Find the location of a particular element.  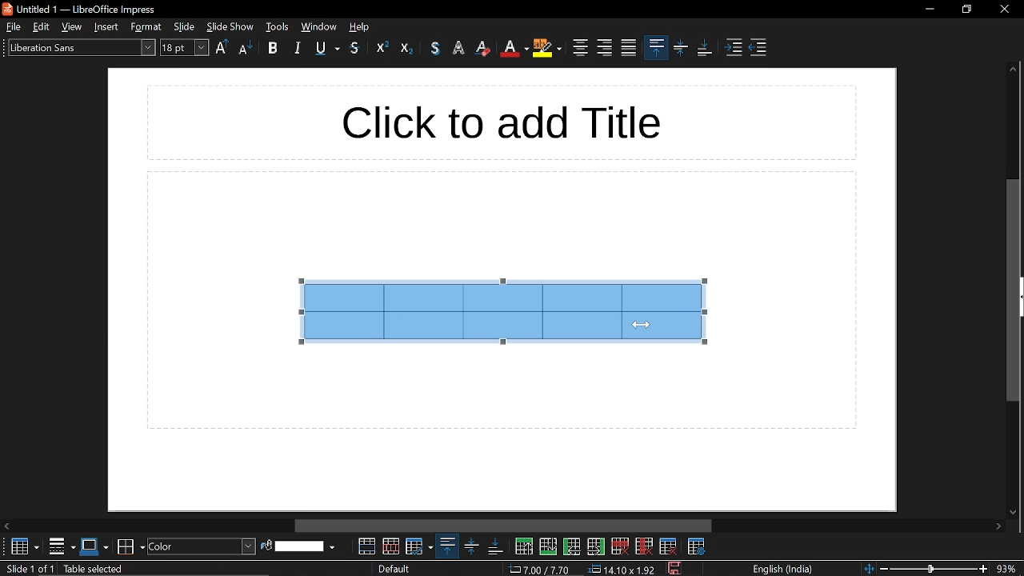

merge cells is located at coordinates (368, 546).